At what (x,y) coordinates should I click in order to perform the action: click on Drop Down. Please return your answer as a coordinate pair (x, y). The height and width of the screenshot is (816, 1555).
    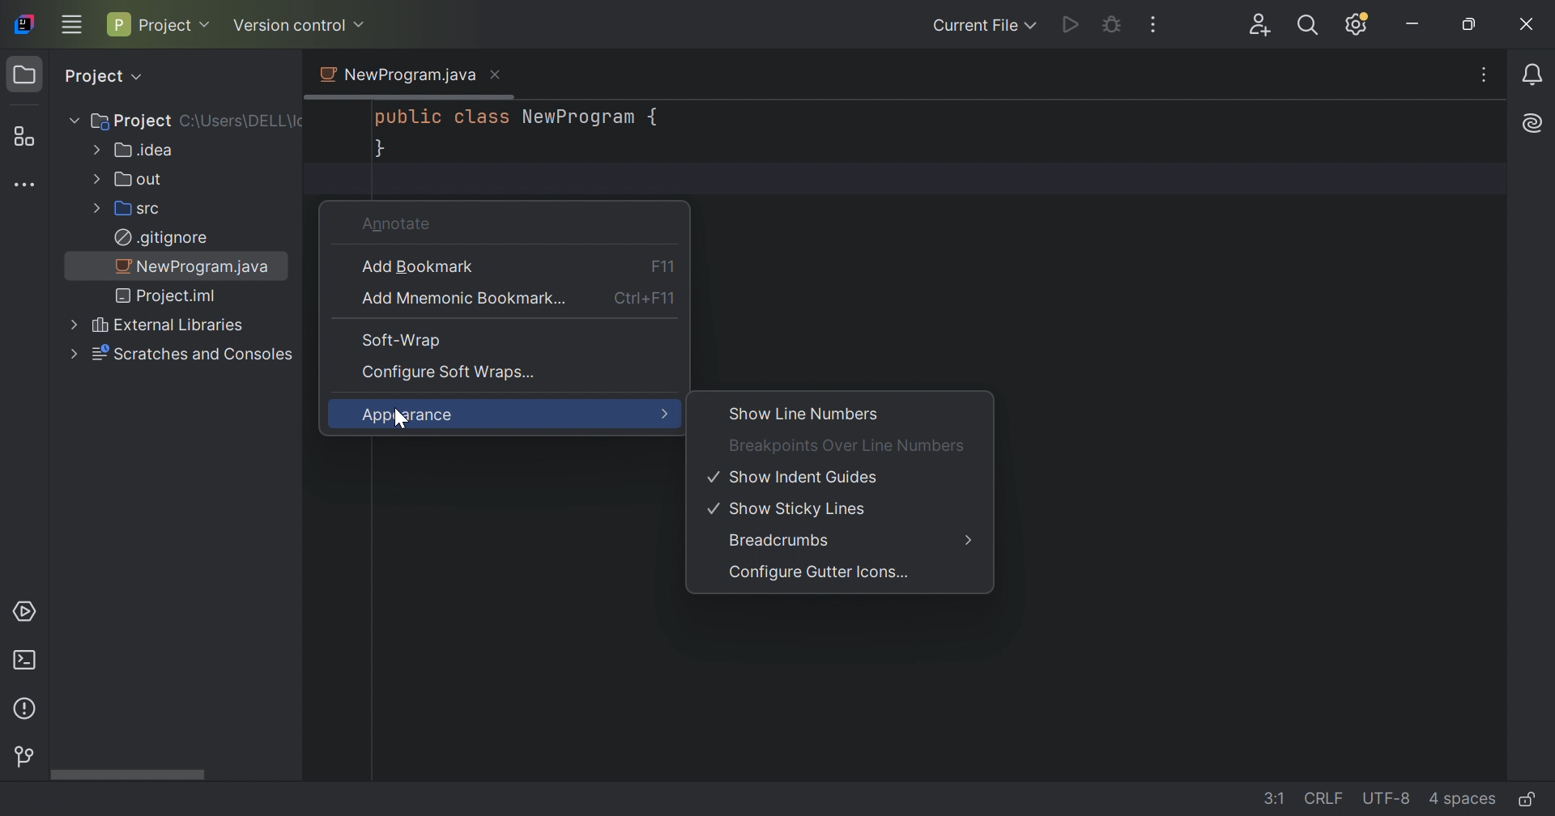
    Looking at the image, I should click on (96, 207).